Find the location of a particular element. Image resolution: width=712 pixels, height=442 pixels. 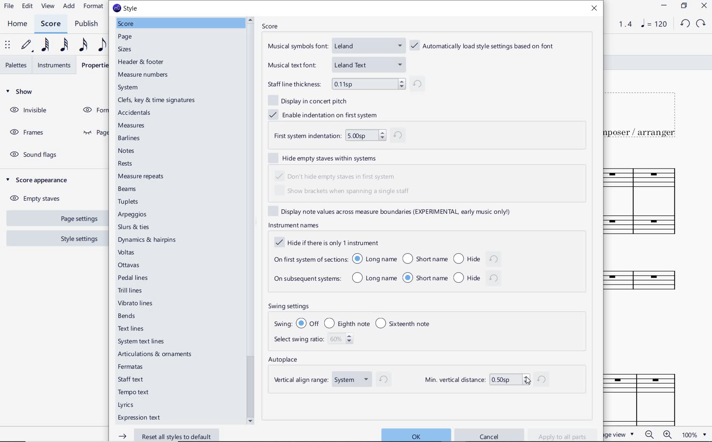

AUTOMATCALLY LOAD STYLE is located at coordinates (484, 46).